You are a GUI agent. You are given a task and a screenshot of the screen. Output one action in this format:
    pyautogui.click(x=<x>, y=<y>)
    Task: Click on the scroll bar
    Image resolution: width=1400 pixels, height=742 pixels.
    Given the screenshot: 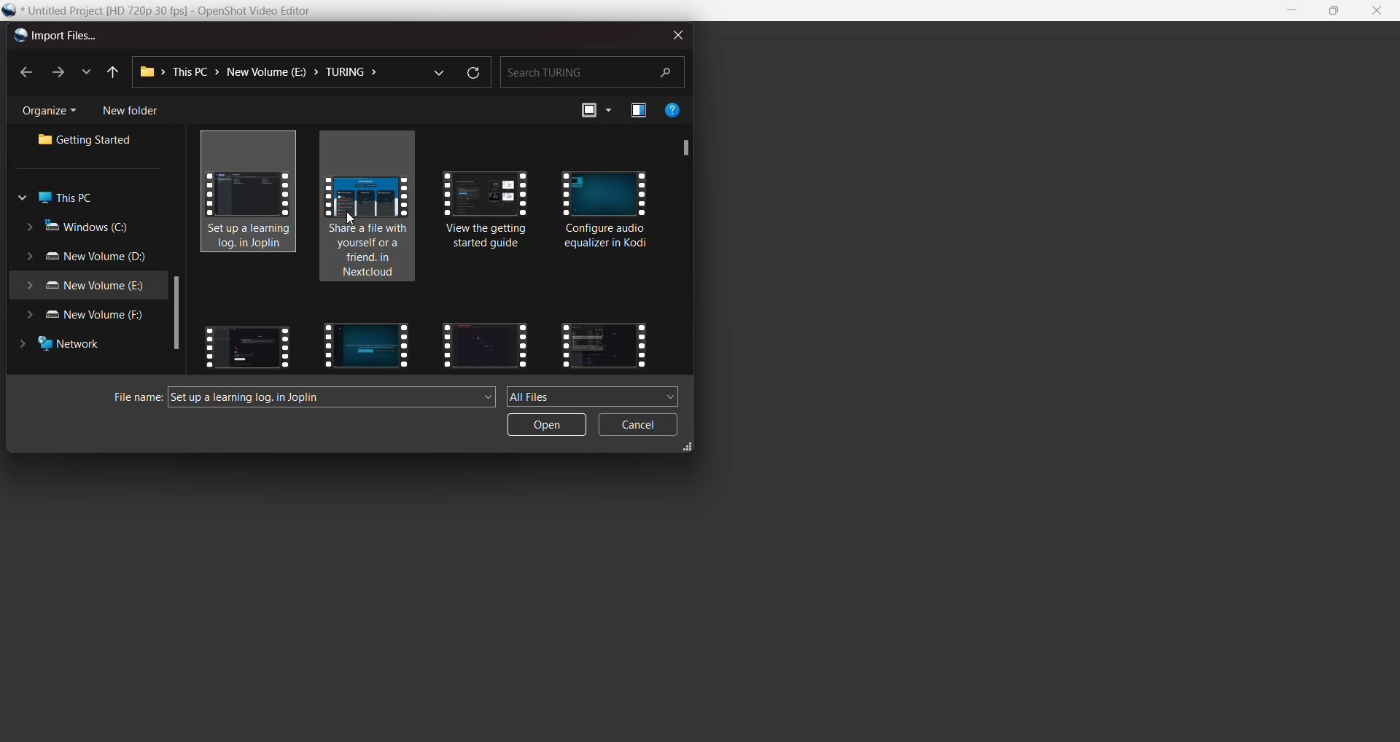 What is the action you would take?
    pyautogui.click(x=176, y=315)
    